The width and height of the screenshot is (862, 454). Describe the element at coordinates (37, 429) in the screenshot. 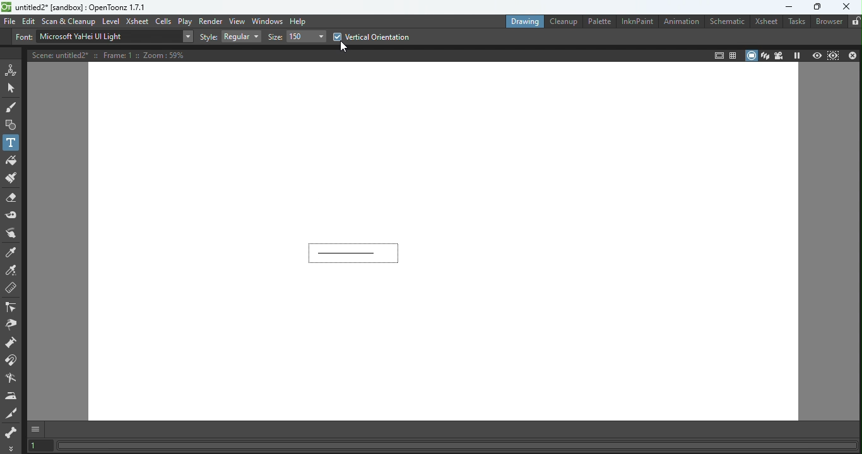

I see `GUI Show/Hide` at that location.